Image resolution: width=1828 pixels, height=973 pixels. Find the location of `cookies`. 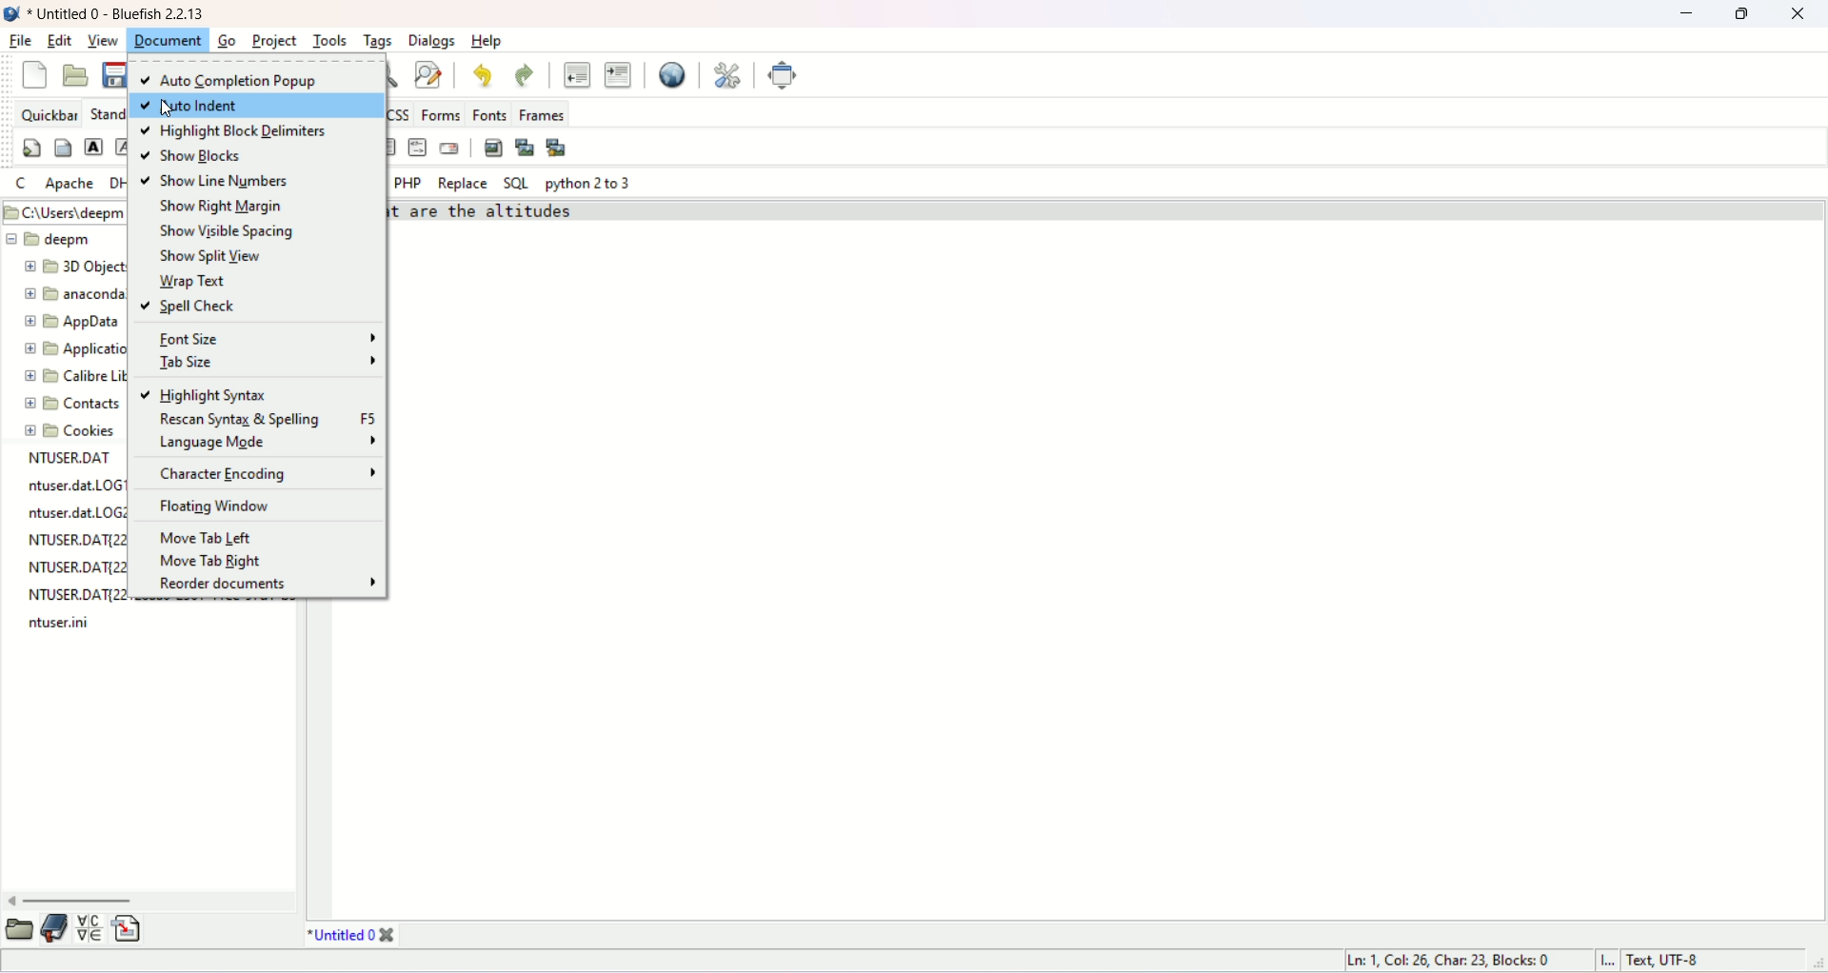

cookies is located at coordinates (72, 432).